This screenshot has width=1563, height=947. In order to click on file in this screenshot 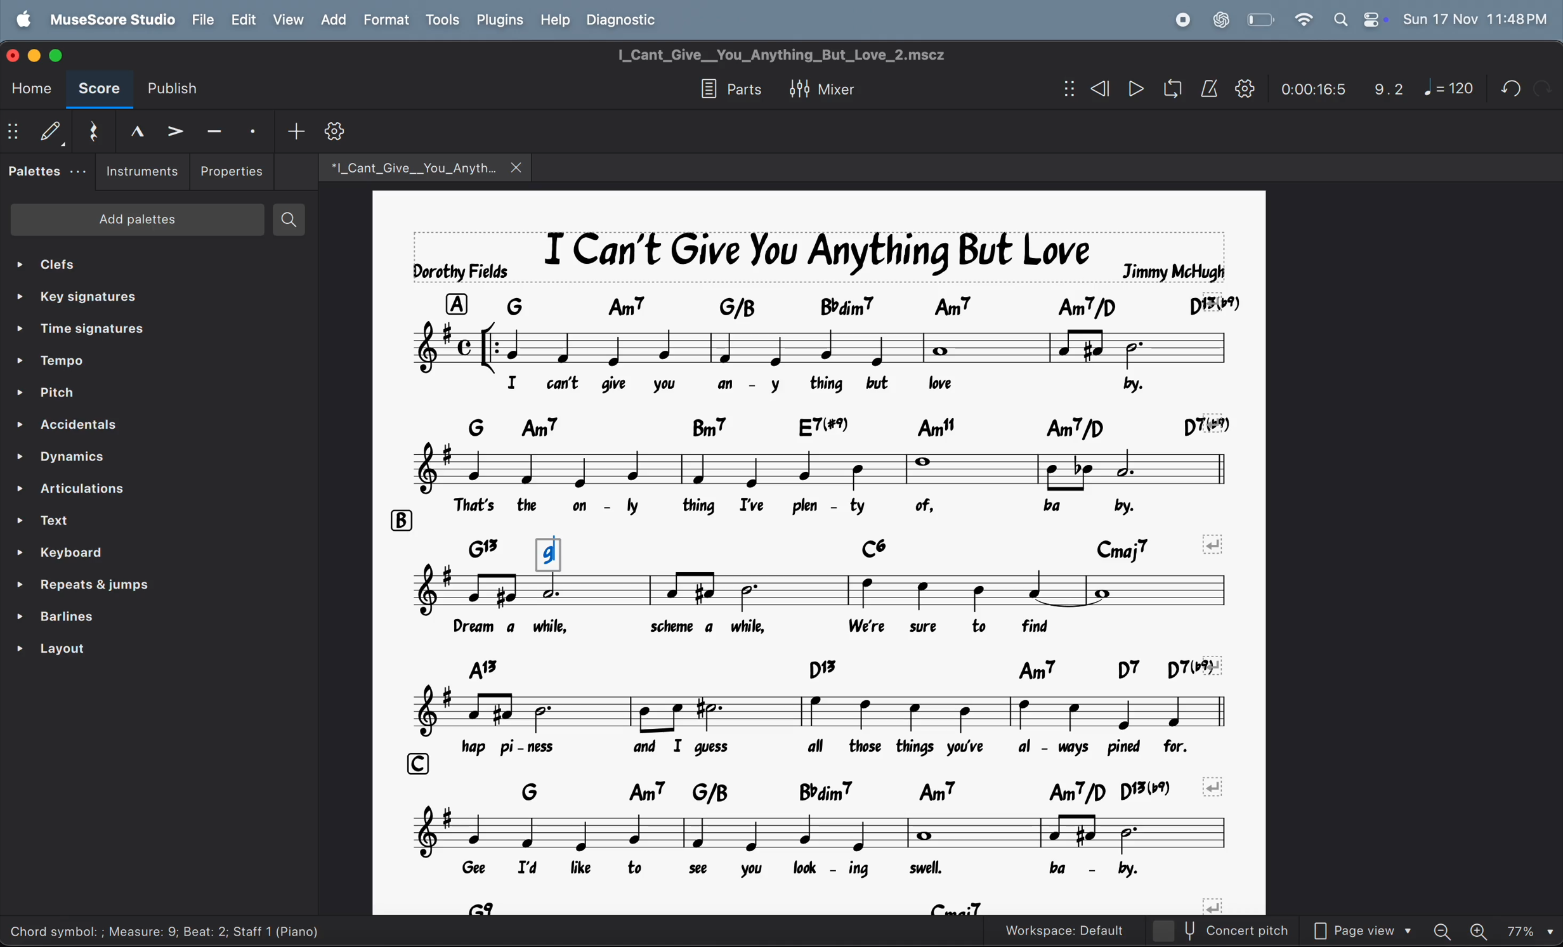, I will do `click(204, 20)`.